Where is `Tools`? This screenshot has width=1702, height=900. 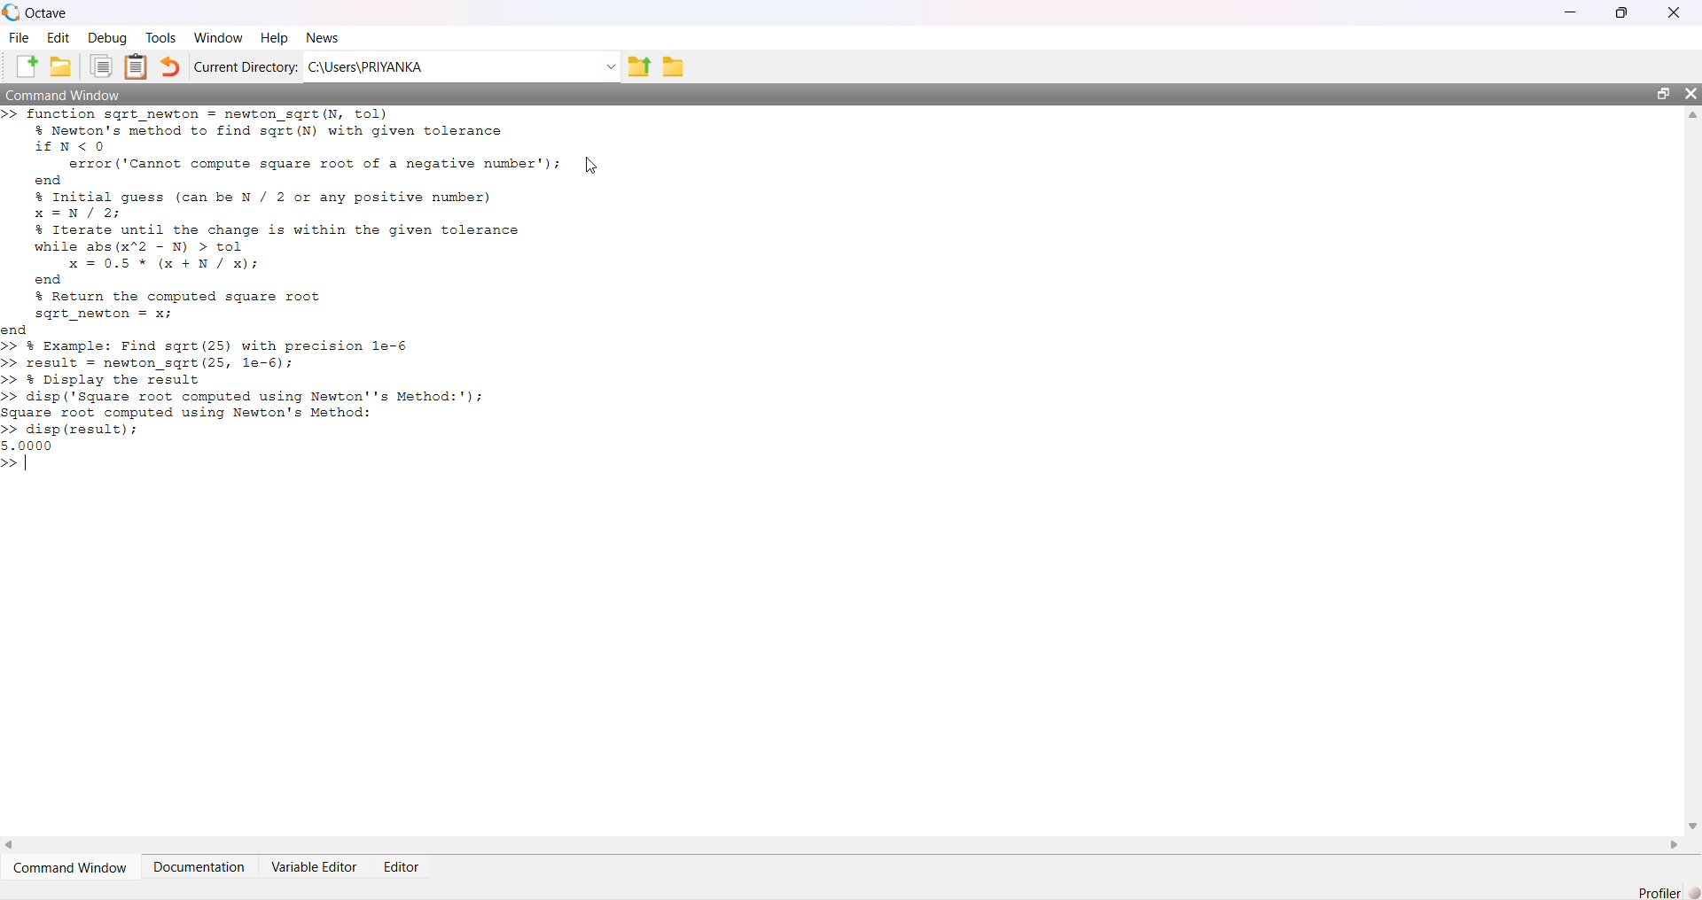
Tools is located at coordinates (160, 38).